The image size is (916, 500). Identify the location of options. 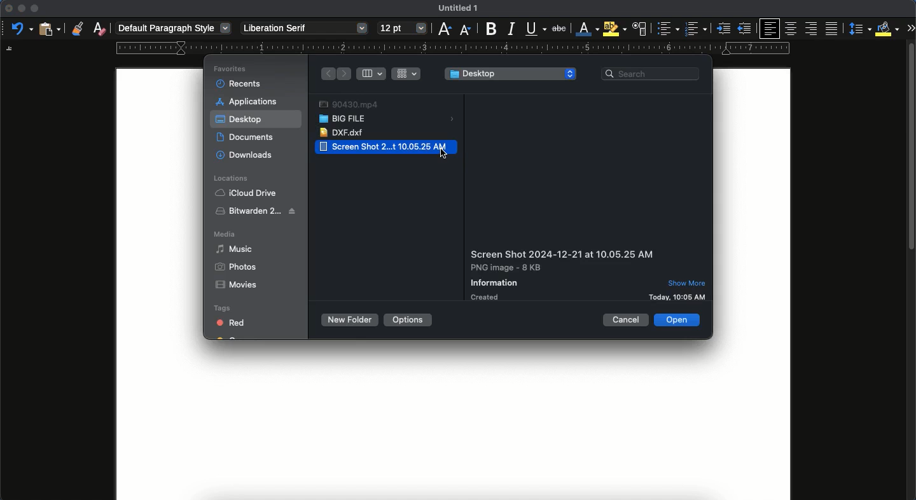
(410, 319).